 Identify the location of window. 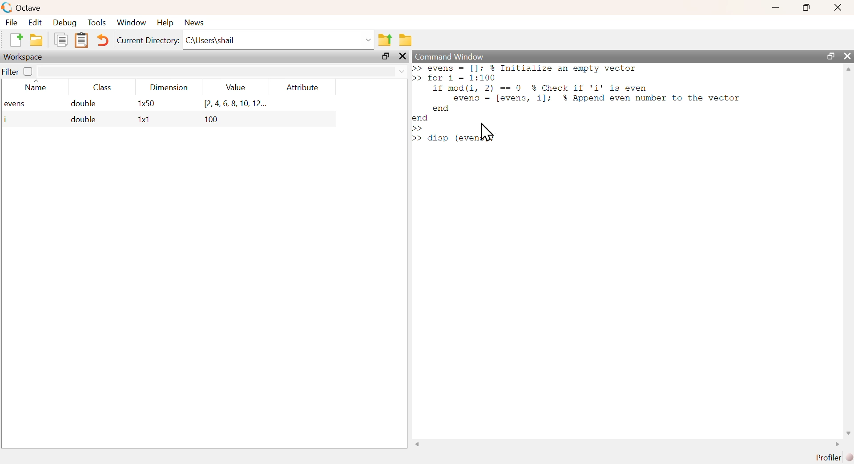
(132, 23).